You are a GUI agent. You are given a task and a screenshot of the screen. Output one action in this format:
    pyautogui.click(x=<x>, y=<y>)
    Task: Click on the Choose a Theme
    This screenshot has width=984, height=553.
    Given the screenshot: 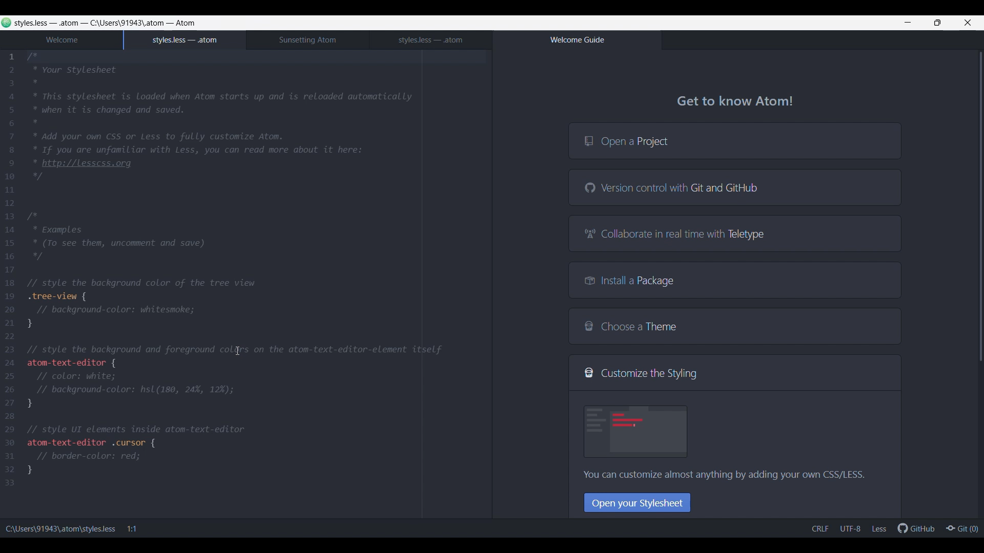 What is the action you would take?
    pyautogui.click(x=734, y=326)
    